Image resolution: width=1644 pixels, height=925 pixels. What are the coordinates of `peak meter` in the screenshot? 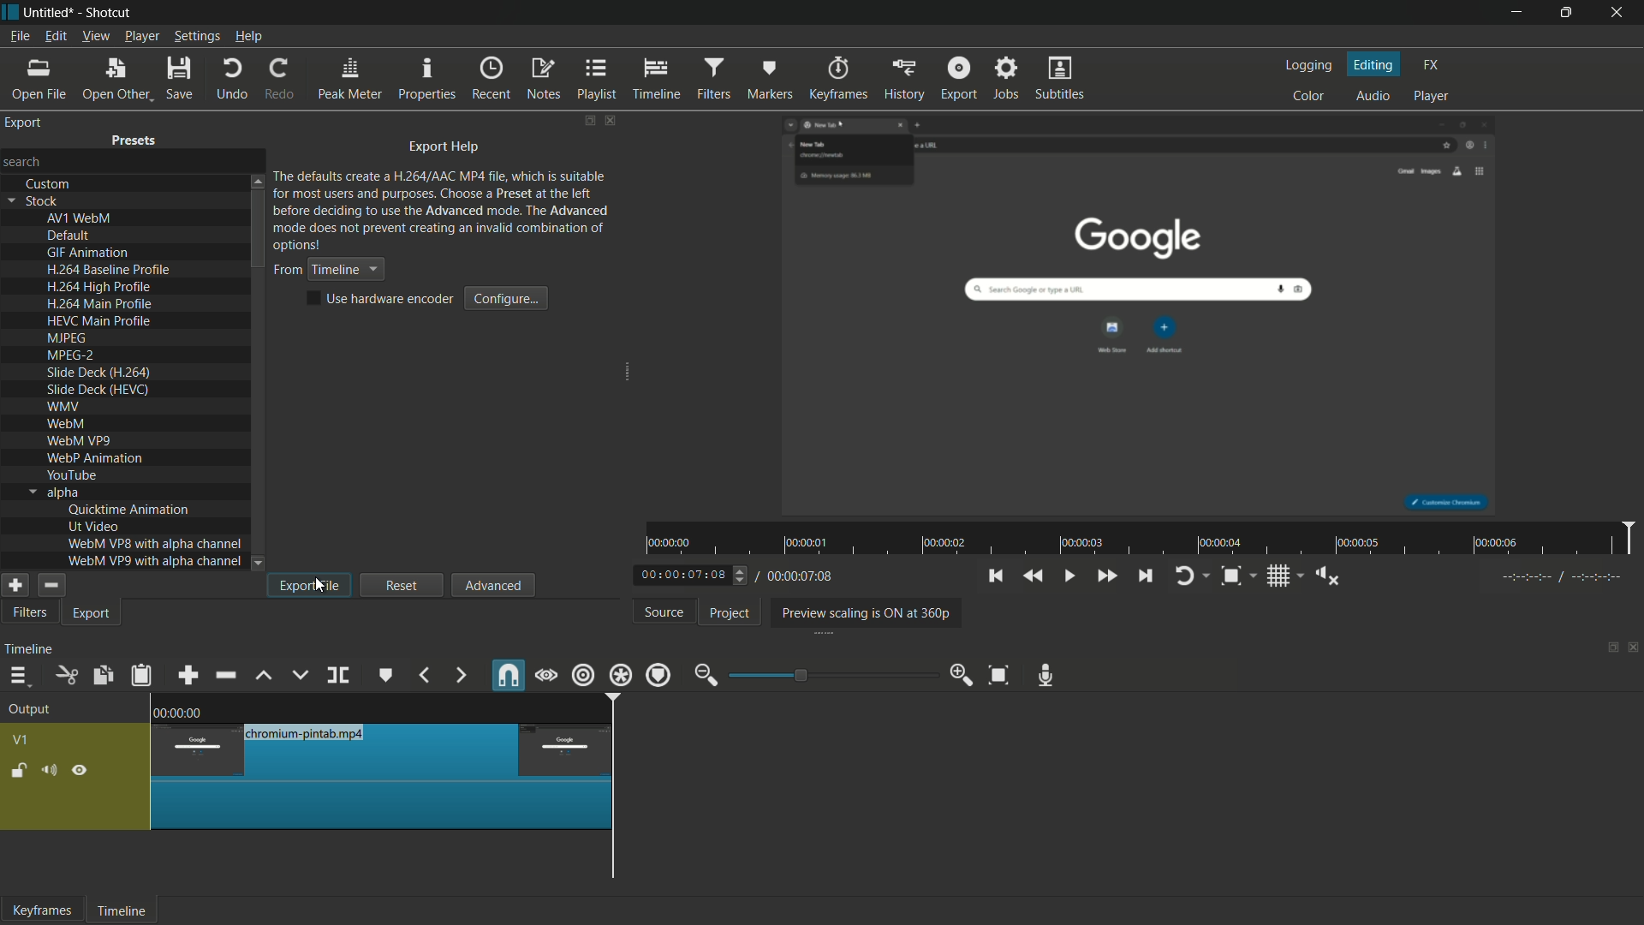 It's located at (349, 80).